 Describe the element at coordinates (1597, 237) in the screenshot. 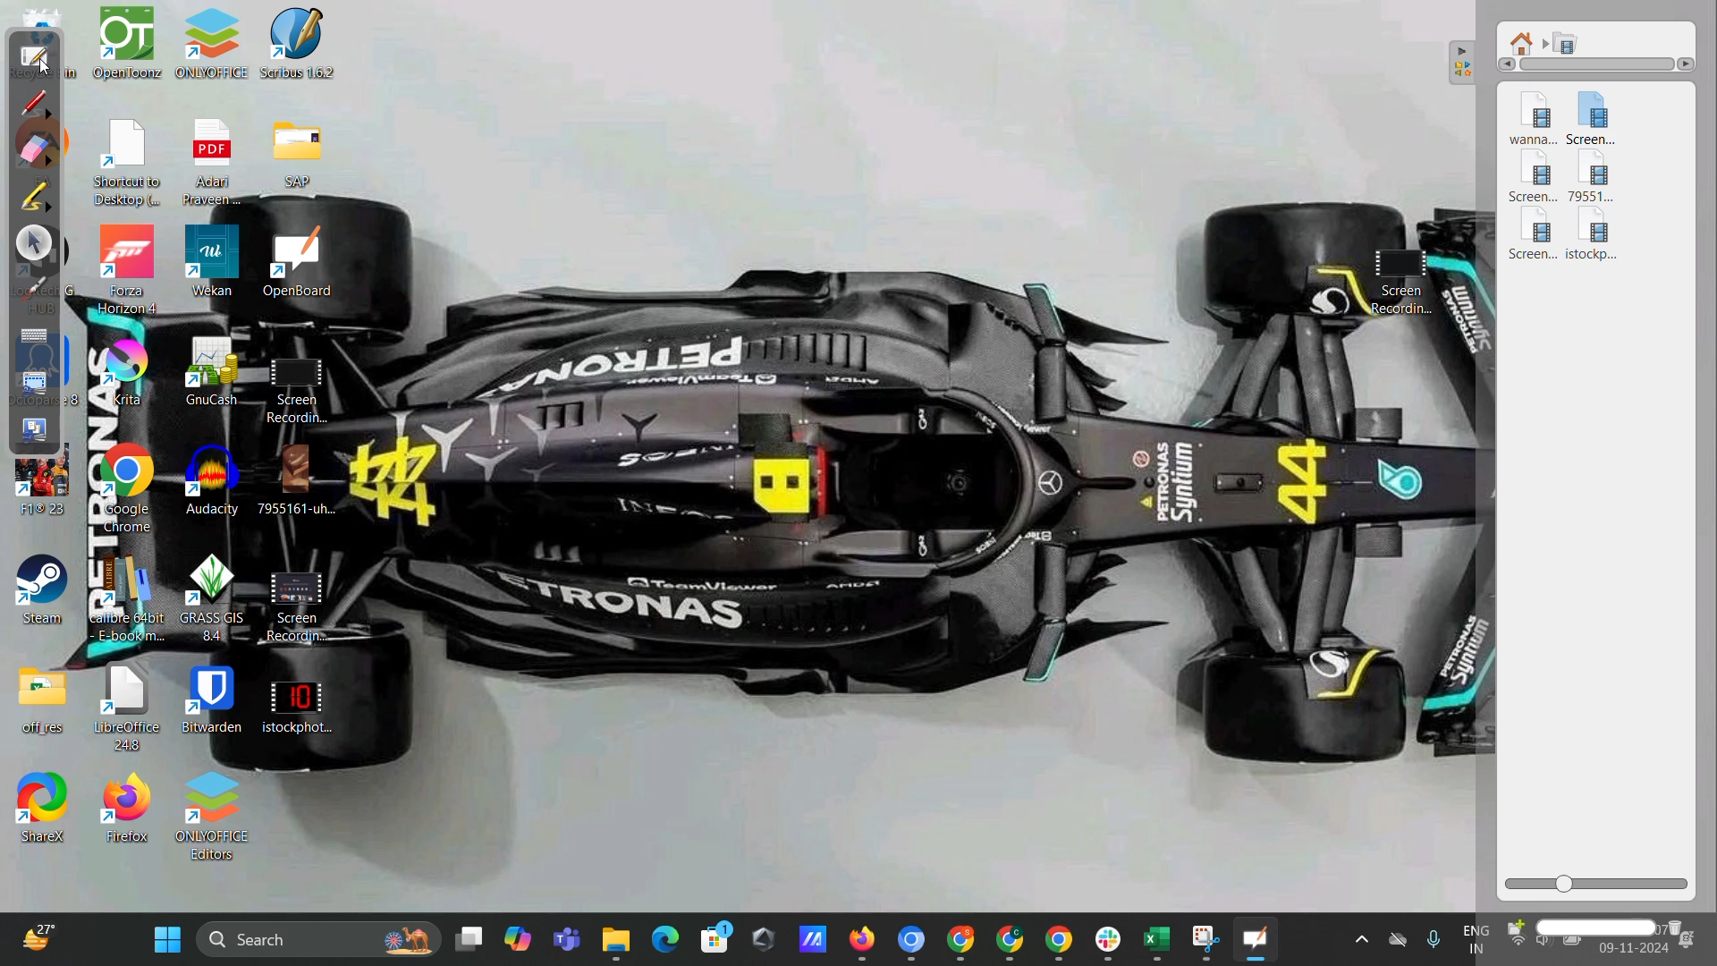

I see `video added` at that location.